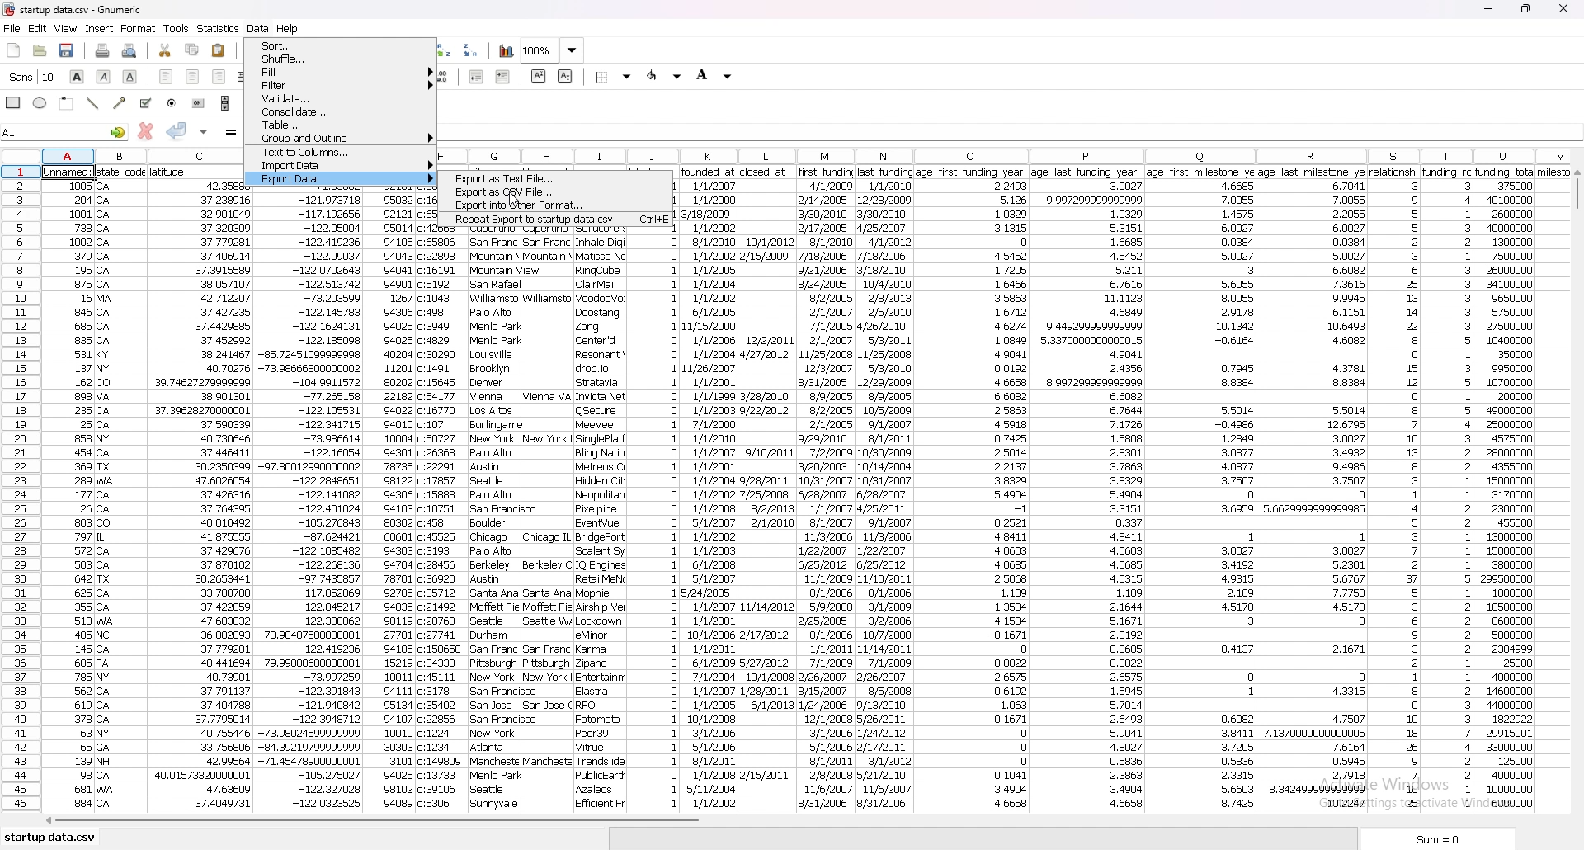  Describe the element at coordinates (340, 97) in the screenshot. I see `validate` at that location.